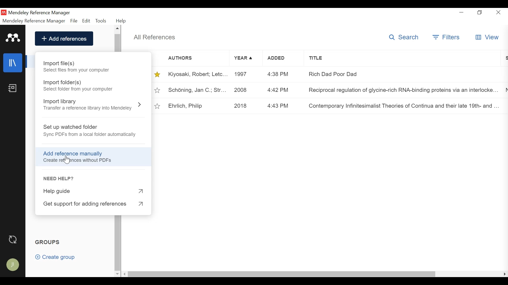 The image size is (508, 285). I want to click on Close, so click(498, 13).